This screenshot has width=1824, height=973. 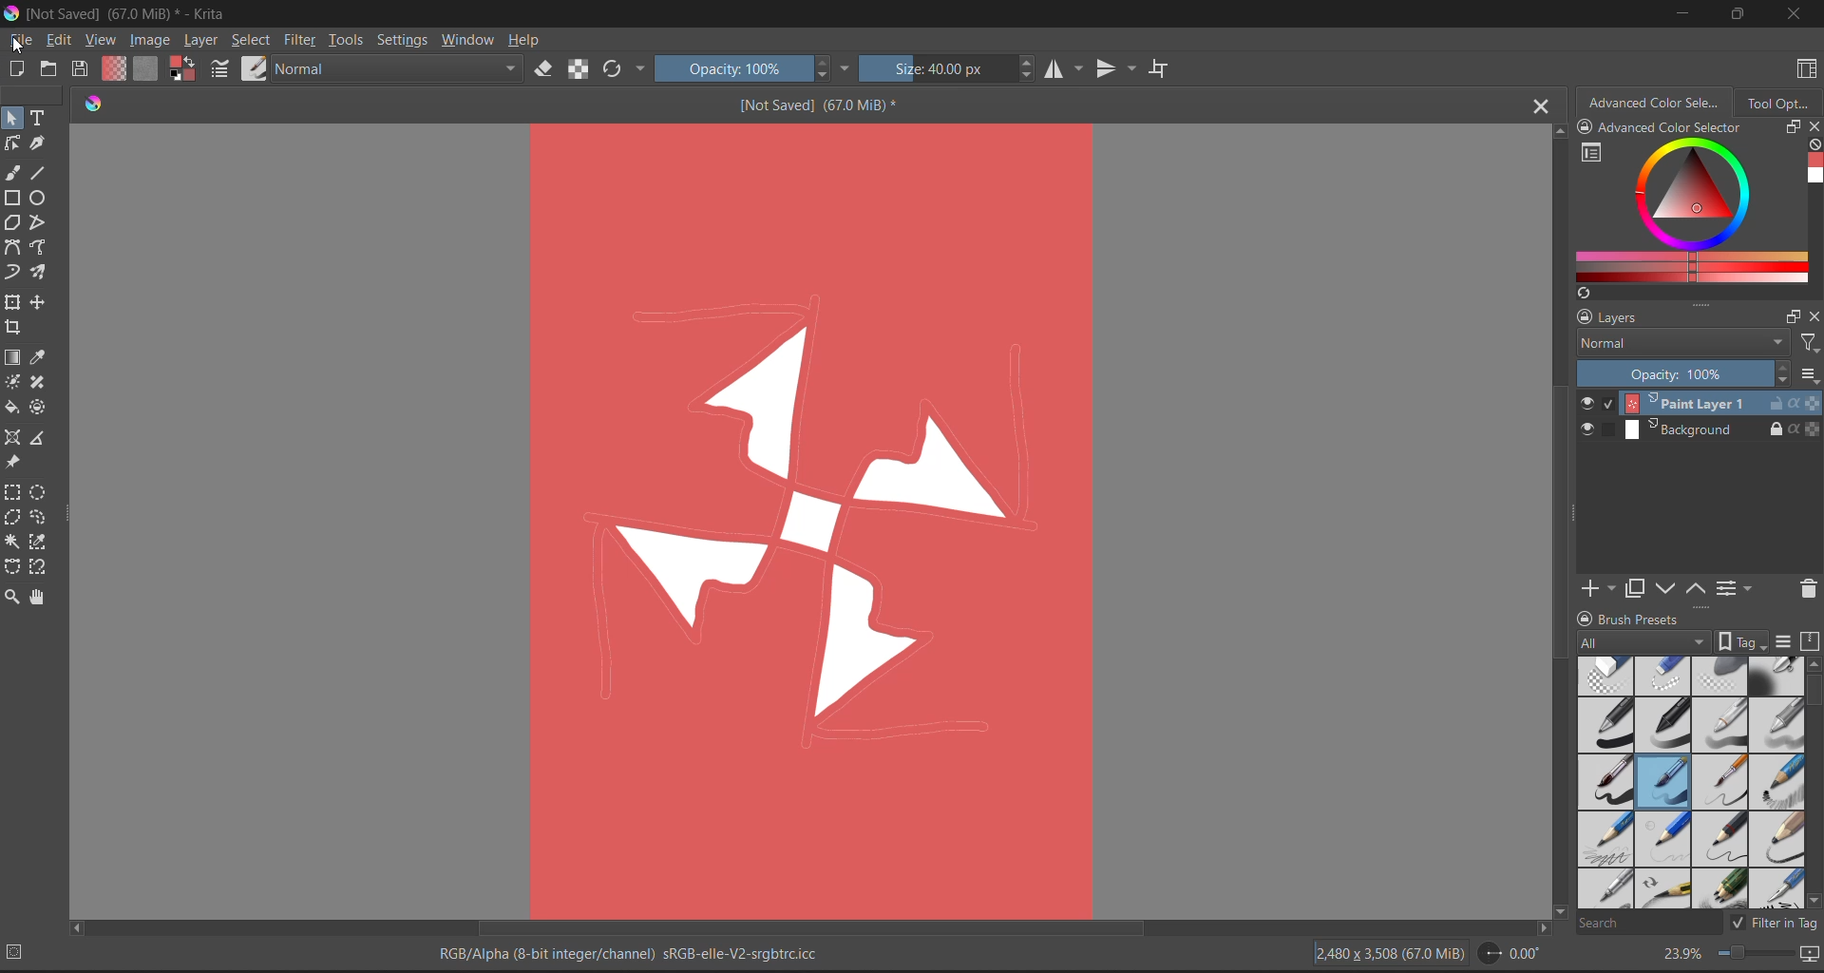 I want to click on tool options, so click(x=1780, y=106).